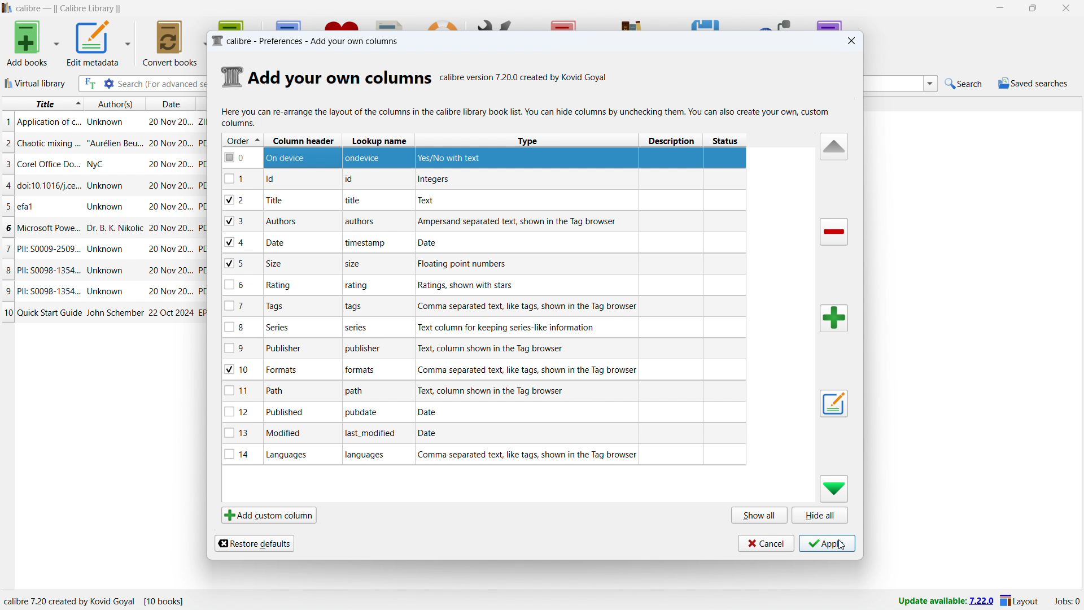 This screenshot has width=1084, height=610. What do you see at coordinates (50, 249) in the screenshot?
I see `title` at bounding box center [50, 249].